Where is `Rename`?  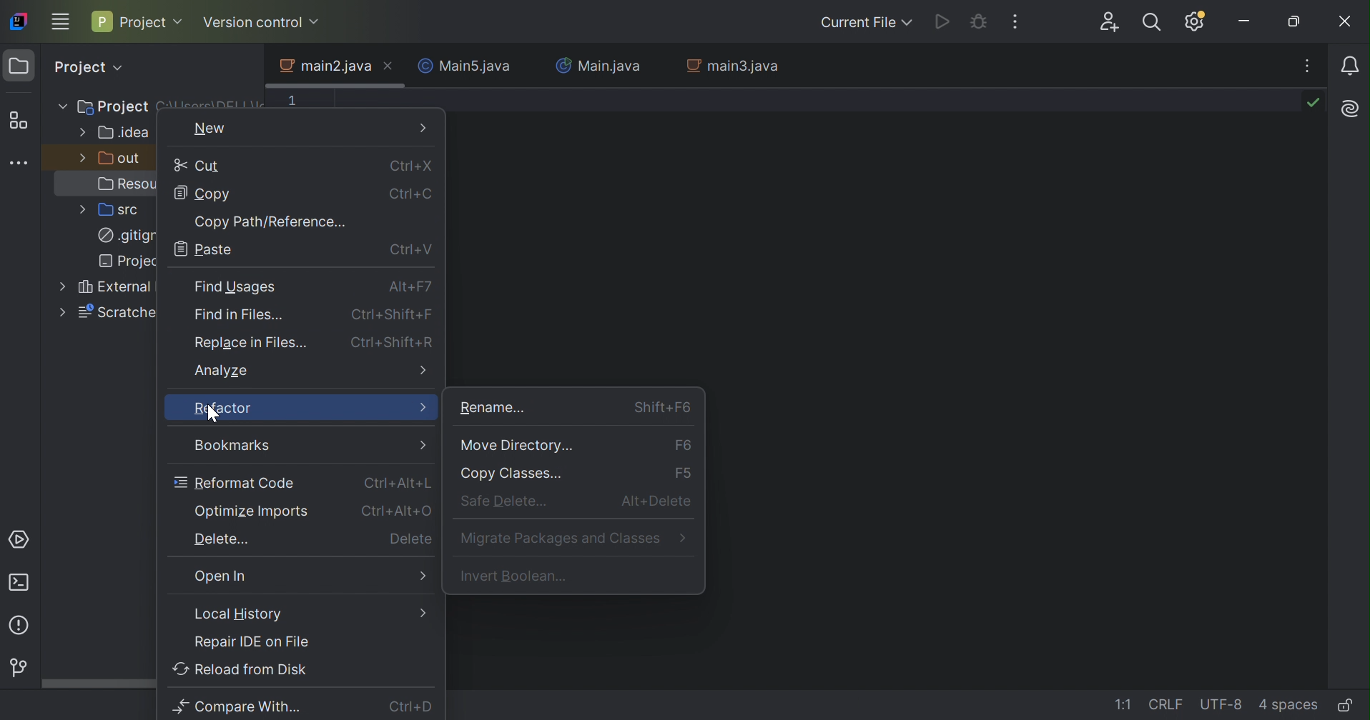 Rename is located at coordinates (498, 407).